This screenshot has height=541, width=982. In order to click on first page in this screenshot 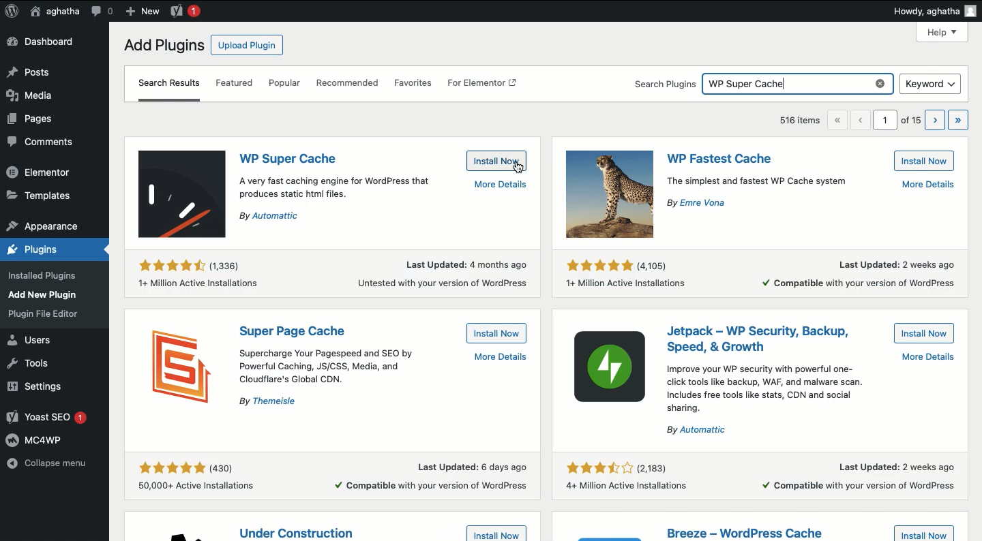, I will do `click(835, 120)`.